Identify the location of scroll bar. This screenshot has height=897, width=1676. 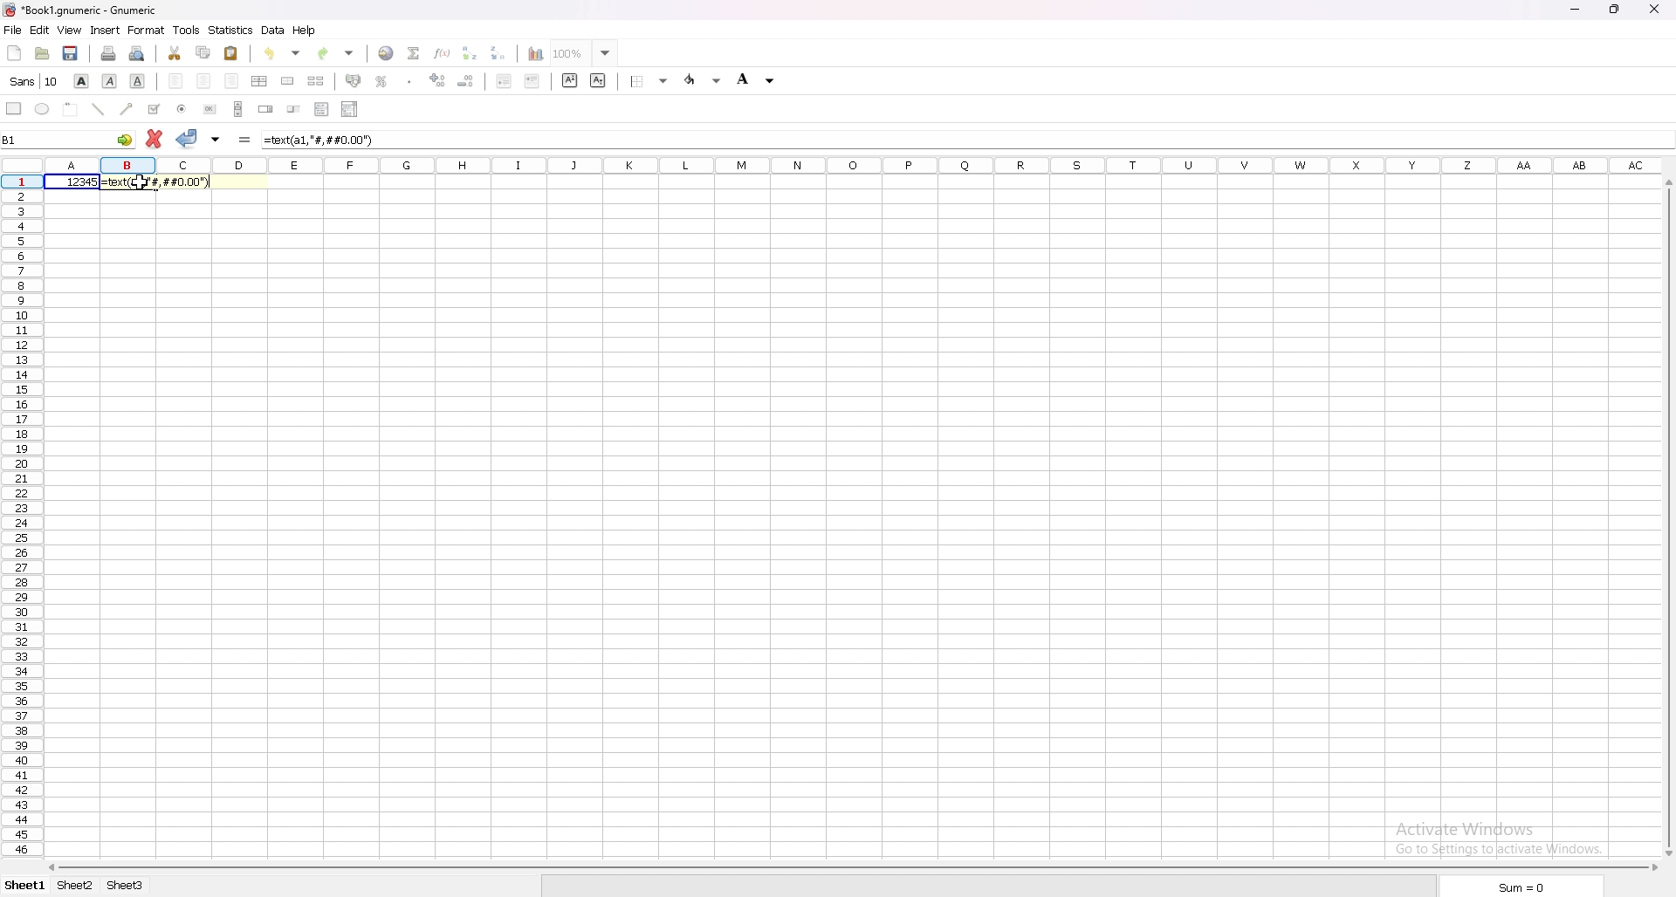
(849, 869).